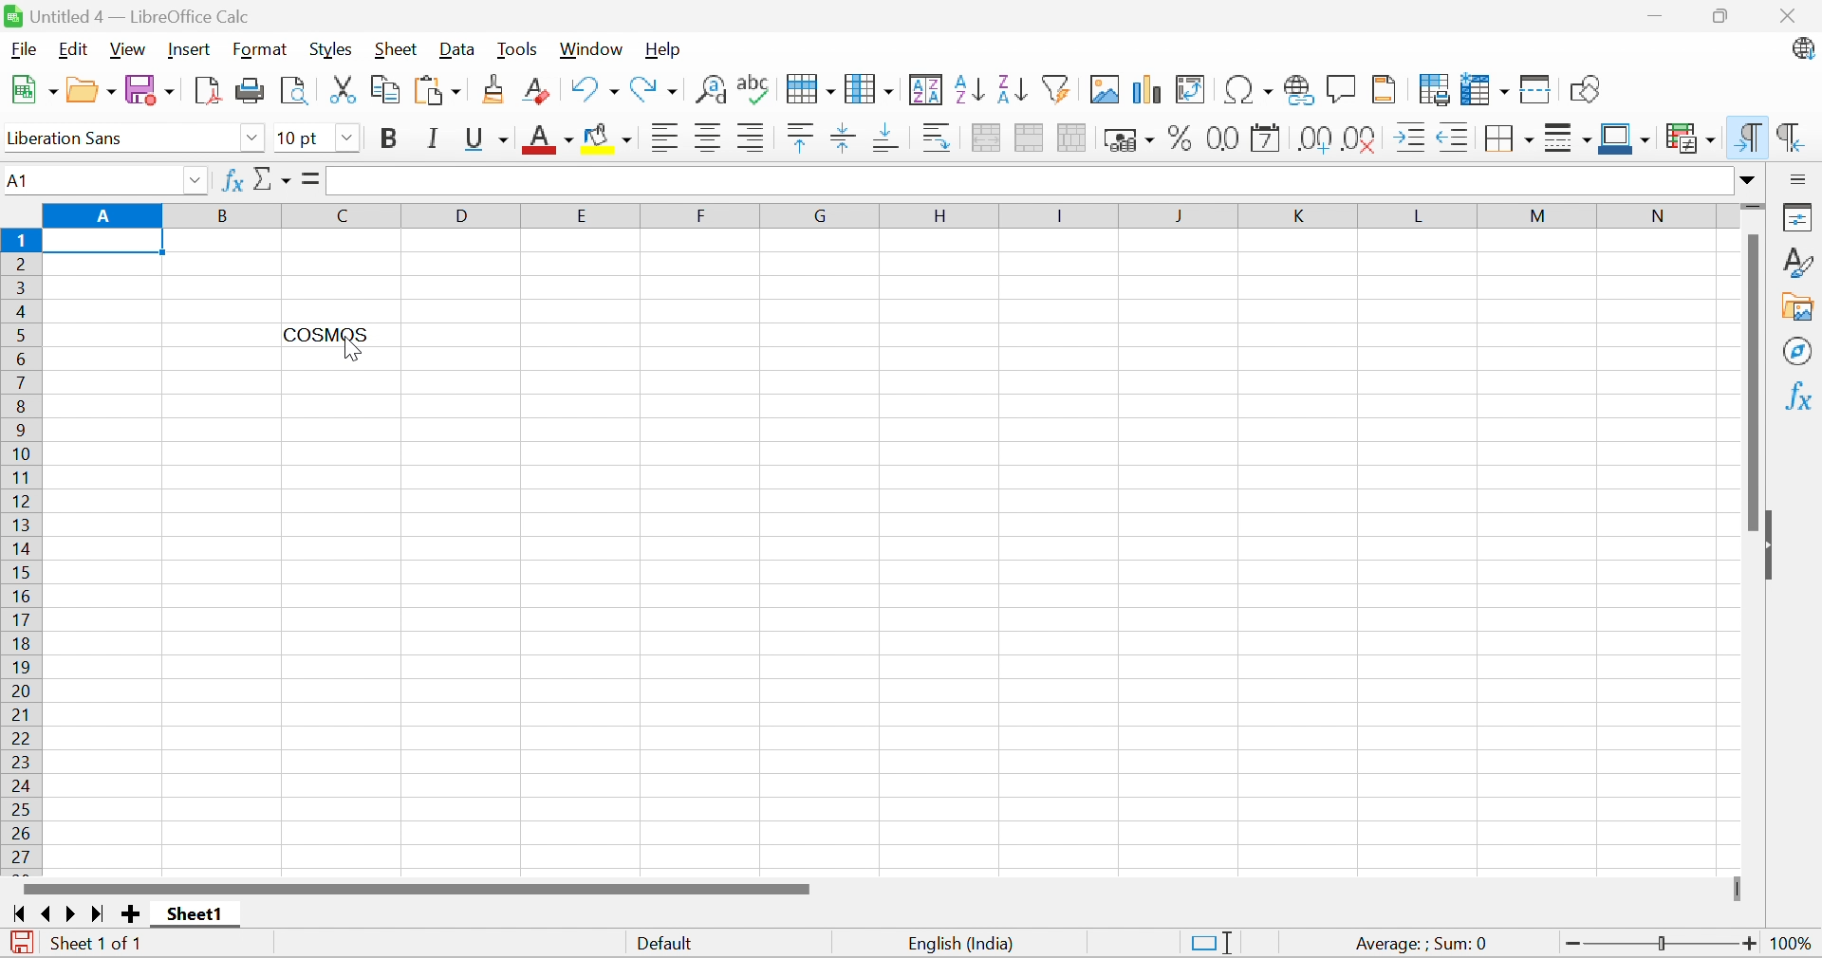 The height and width of the screenshot is (958, 1822). I want to click on Right-To-Left, so click(1793, 137).